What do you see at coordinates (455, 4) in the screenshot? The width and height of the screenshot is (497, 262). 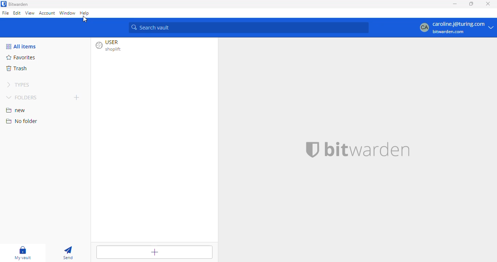 I see `minimize` at bounding box center [455, 4].